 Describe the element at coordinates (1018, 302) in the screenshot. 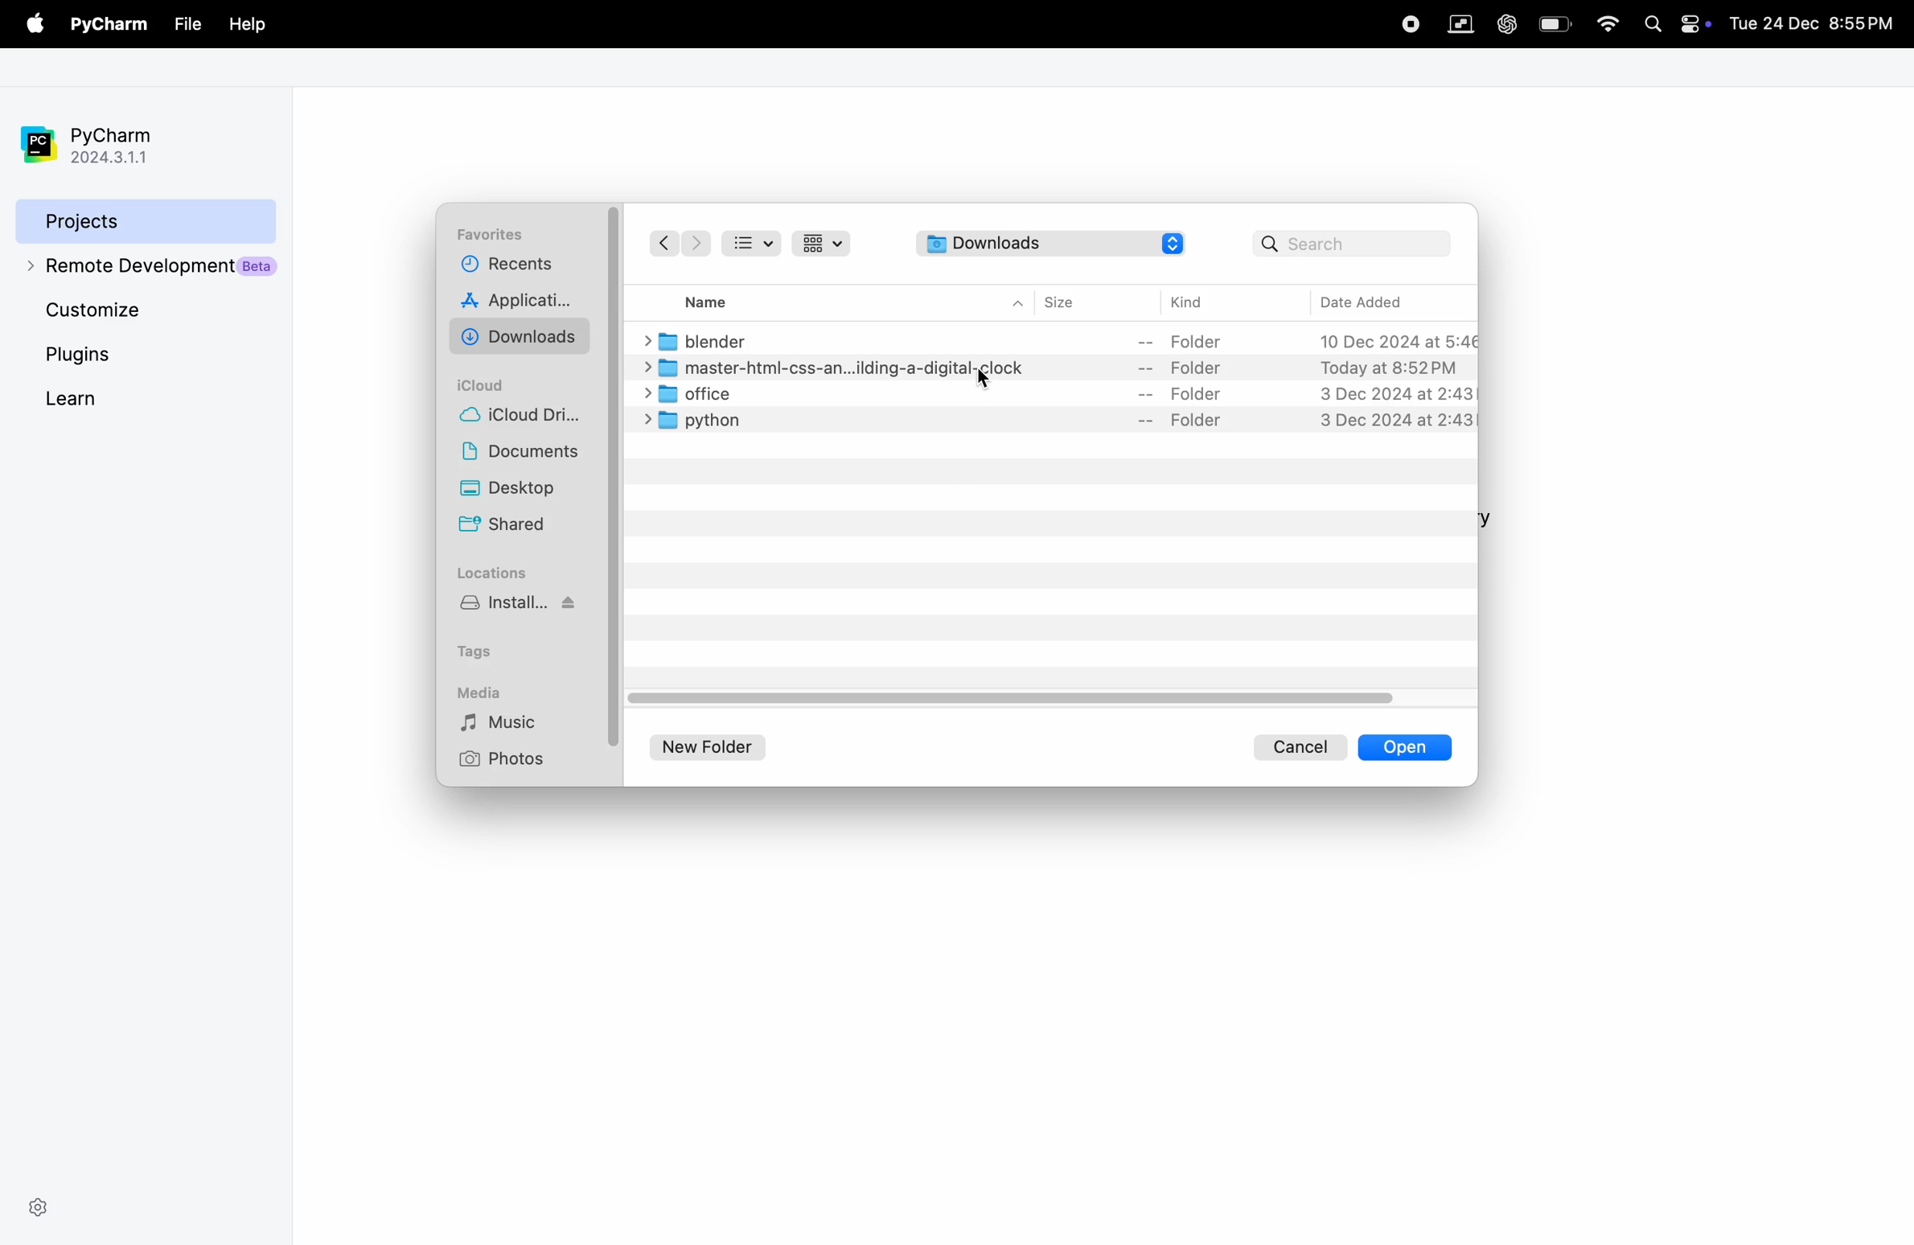

I see `up` at that location.